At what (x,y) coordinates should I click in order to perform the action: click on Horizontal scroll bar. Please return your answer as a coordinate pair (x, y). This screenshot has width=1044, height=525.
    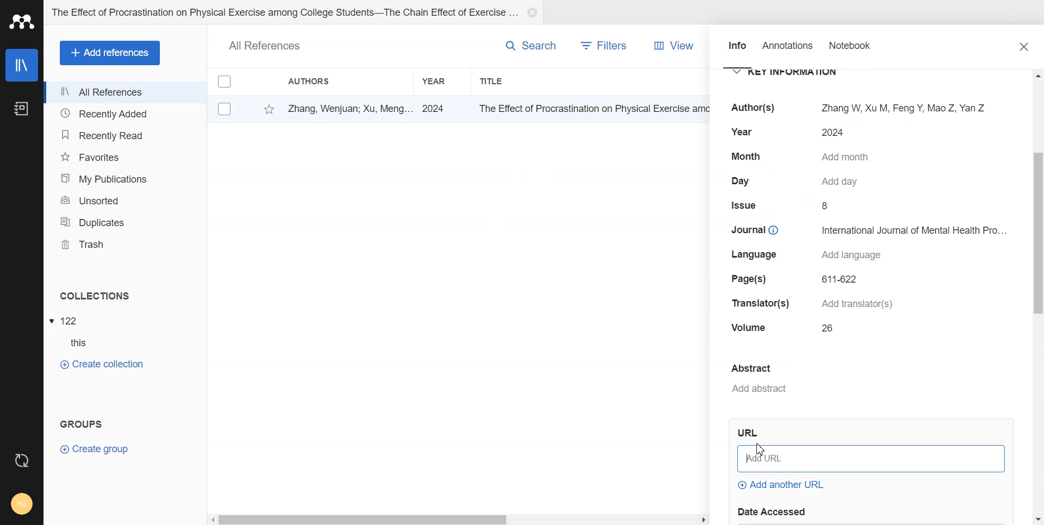
    Looking at the image, I should click on (458, 520).